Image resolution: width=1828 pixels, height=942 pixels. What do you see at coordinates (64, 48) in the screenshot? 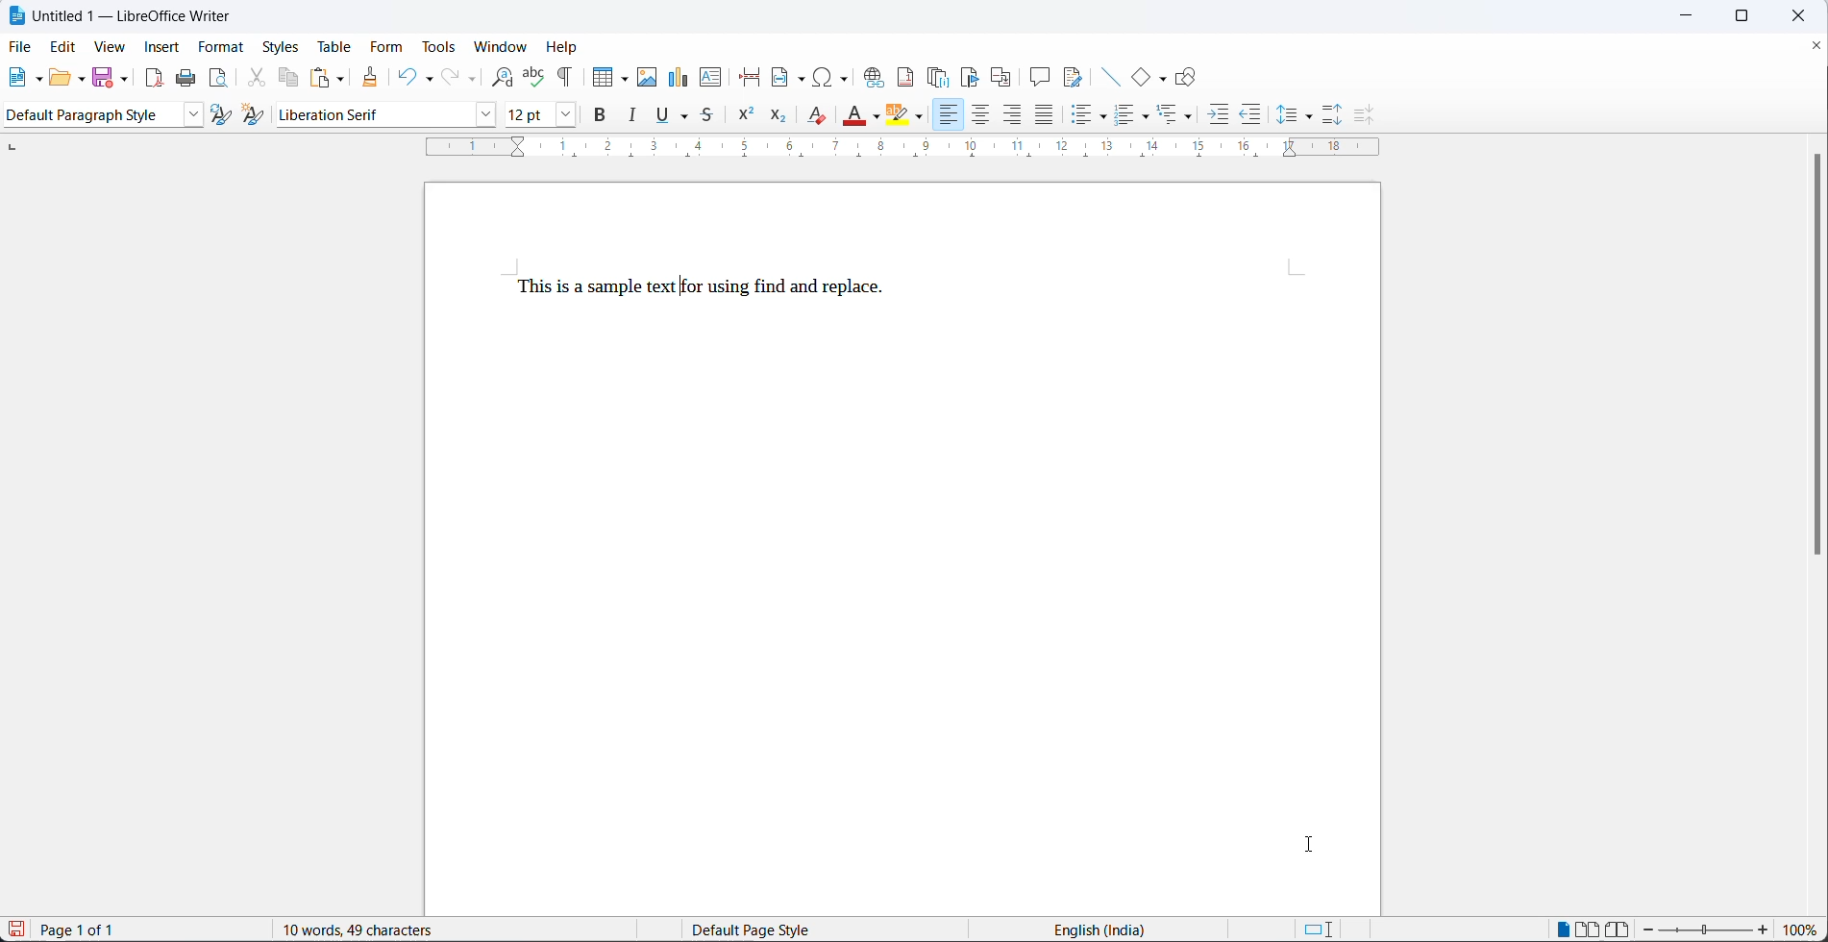
I see `edit` at bounding box center [64, 48].